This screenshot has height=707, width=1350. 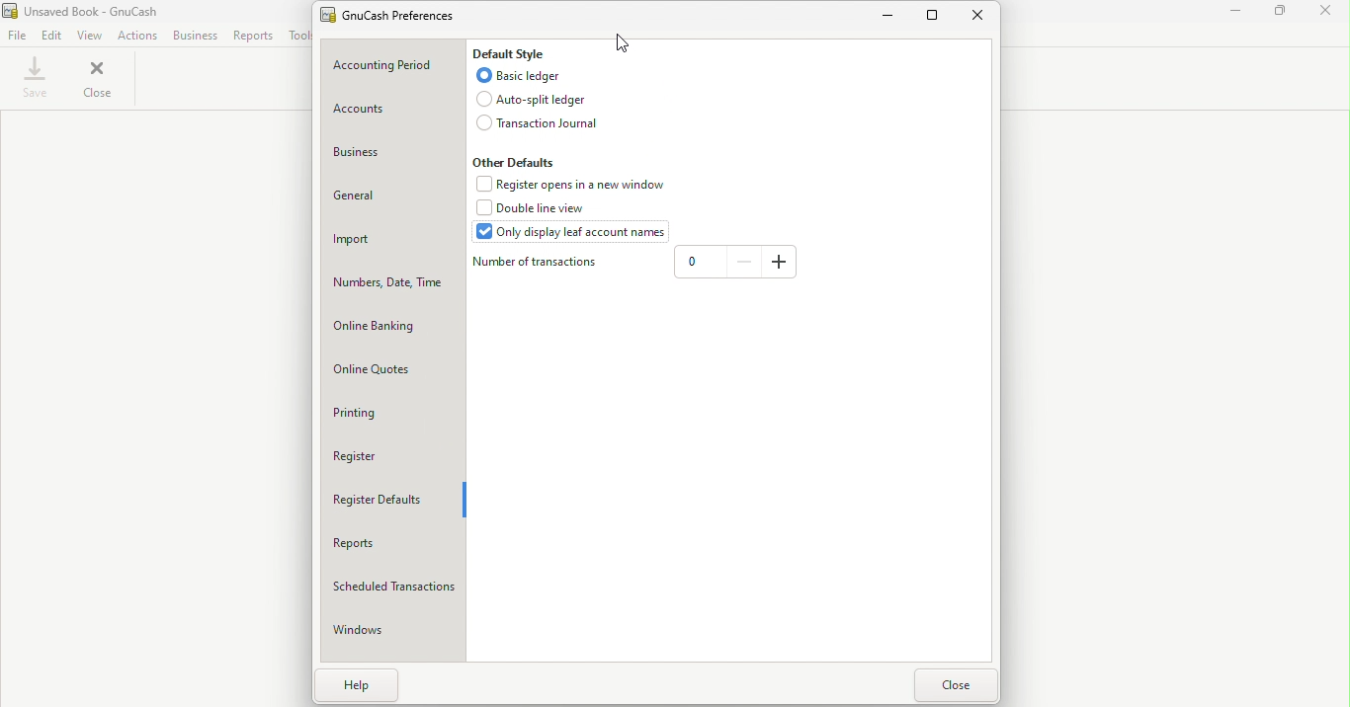 What do you see at coordinates (780, 263) in the screenshot?
I see `Add number` at bounding box center [780, 263].